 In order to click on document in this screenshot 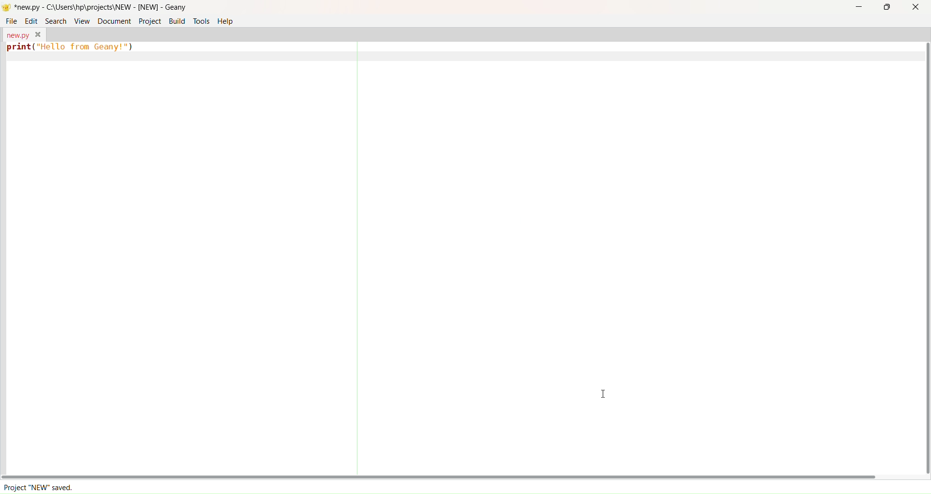, I will do `click(113, 20)`.